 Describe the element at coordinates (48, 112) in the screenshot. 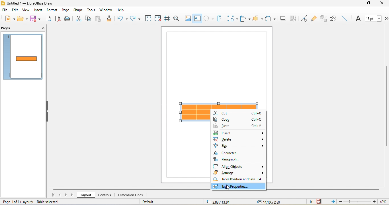

I see `hide` at that location.